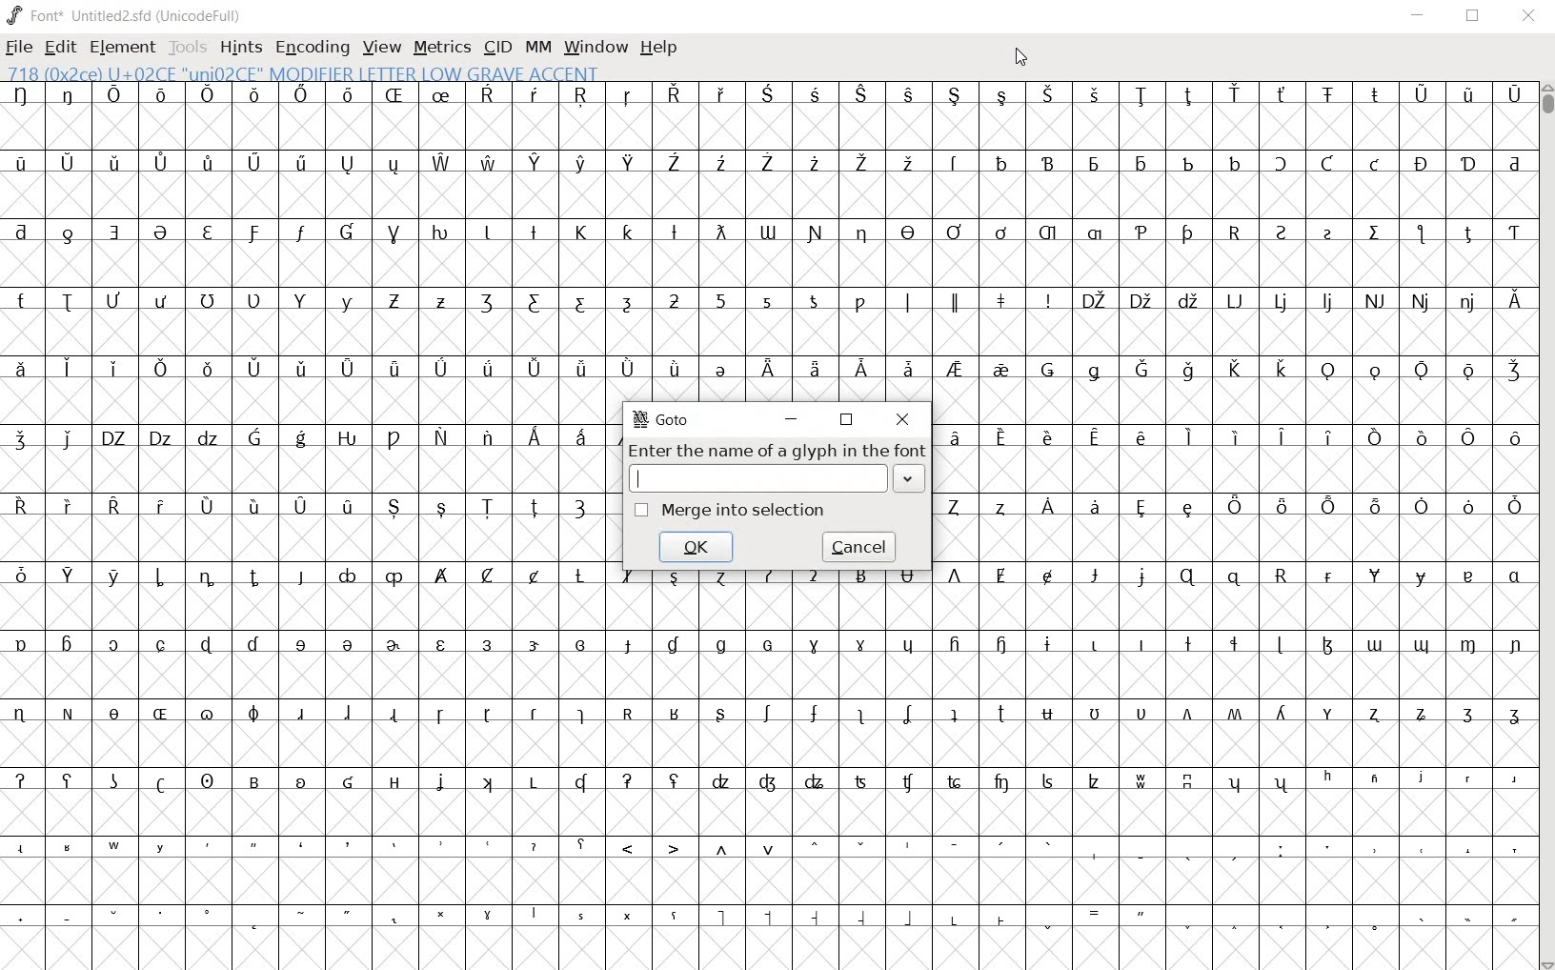 Image resolution: width=1555 pixels, height=970 pixels. Describe the element at coordinates (904, 418) in the screenshot. I see `close` at that location.